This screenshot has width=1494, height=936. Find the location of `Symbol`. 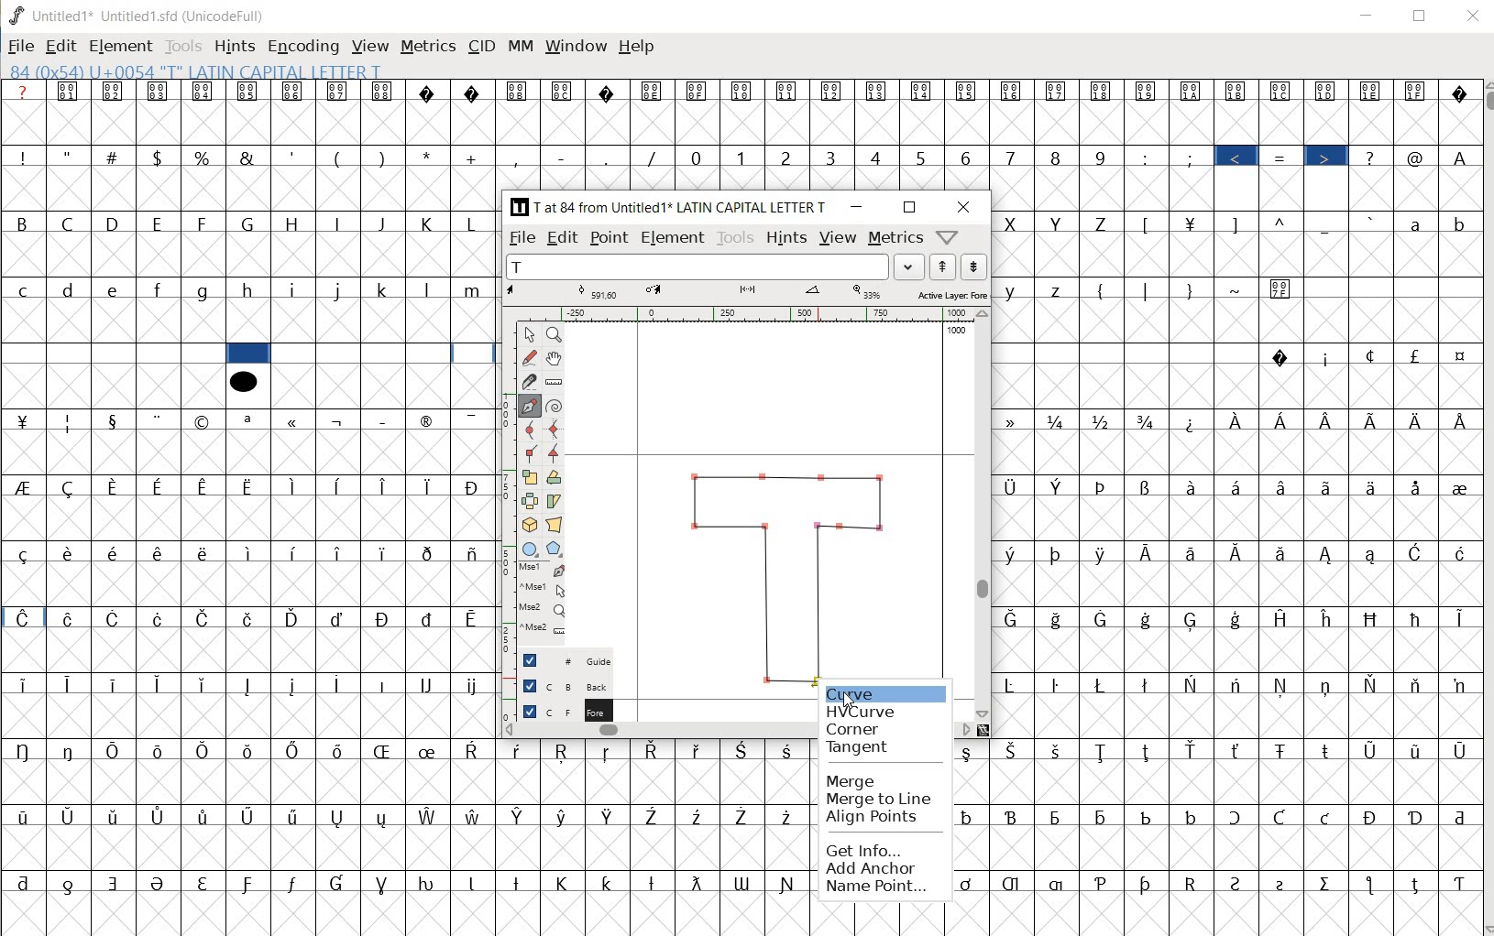

Symbol is located at coordinates (1195, 553).